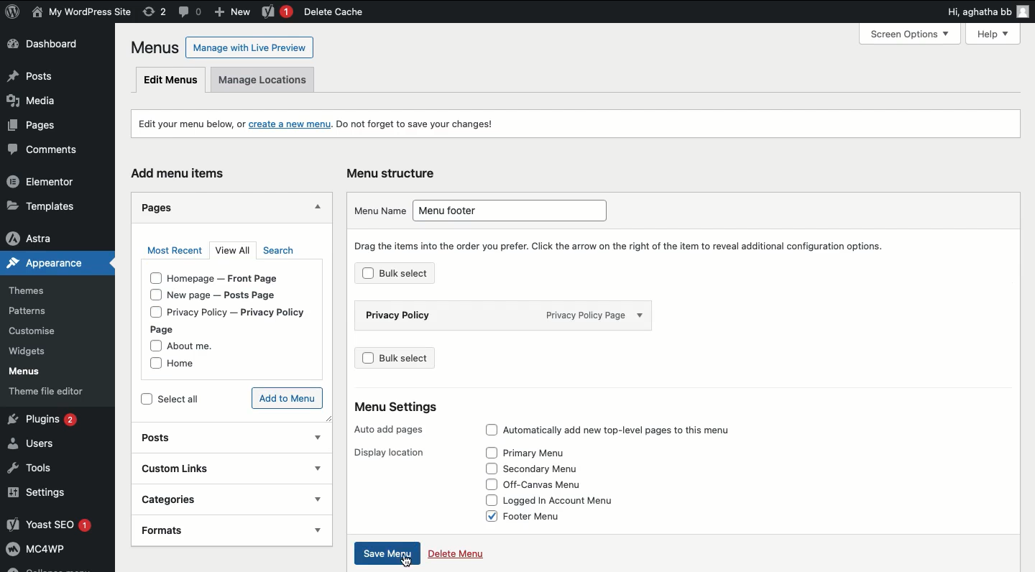  Describe the element at coordinates (153, 279) in the screenshot. I see `checkbox` at that location.